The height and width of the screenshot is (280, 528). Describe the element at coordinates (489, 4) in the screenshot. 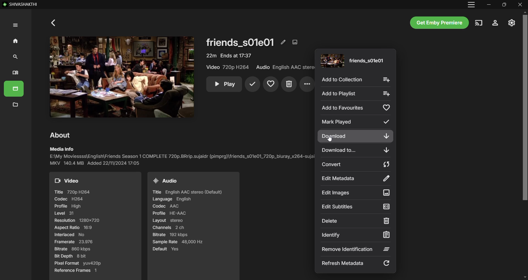

I see `Minimize` at that location.